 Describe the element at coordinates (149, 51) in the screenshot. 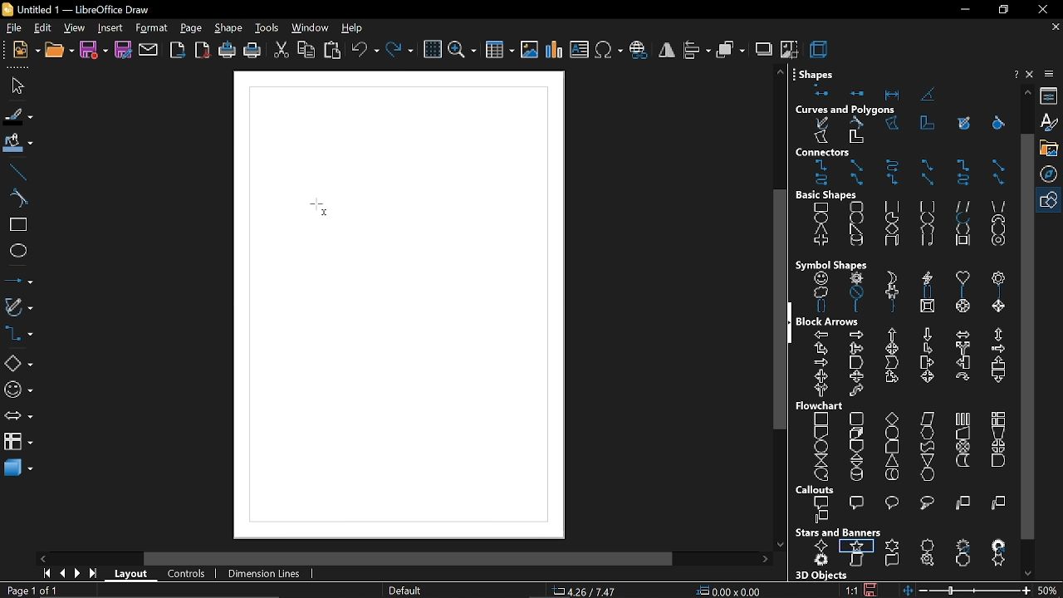

I see `attach` at that location.